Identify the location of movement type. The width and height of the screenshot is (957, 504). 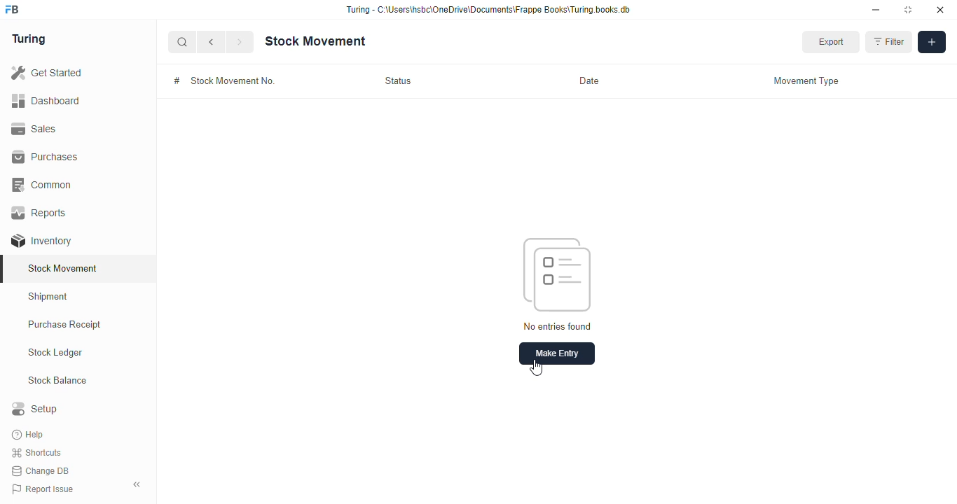
(806, 81).